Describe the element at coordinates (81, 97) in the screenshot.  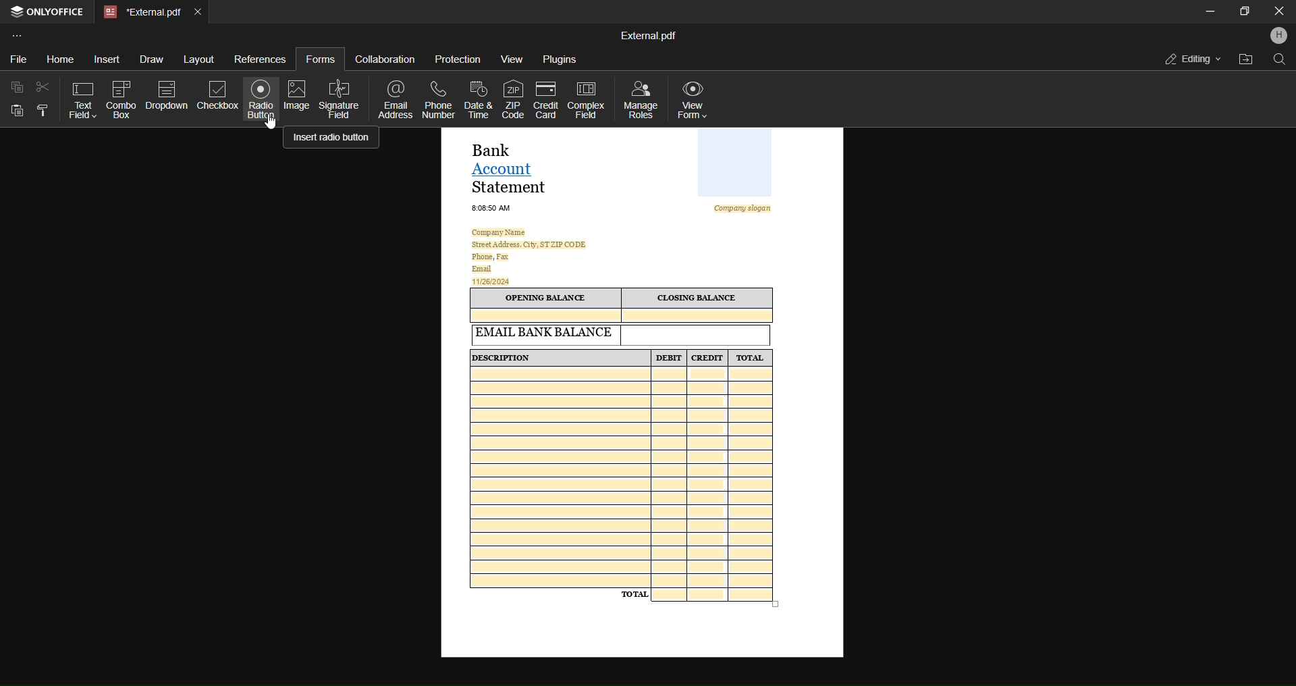
I see `text field` at that location.